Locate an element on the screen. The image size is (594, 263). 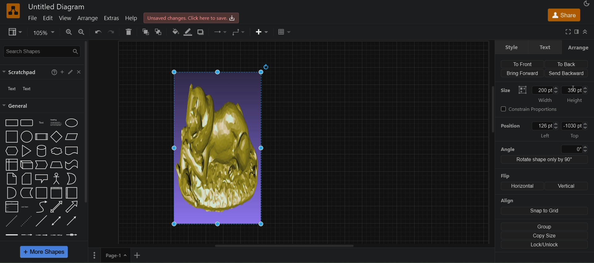
more shapes is located at coordinates (45, 253).